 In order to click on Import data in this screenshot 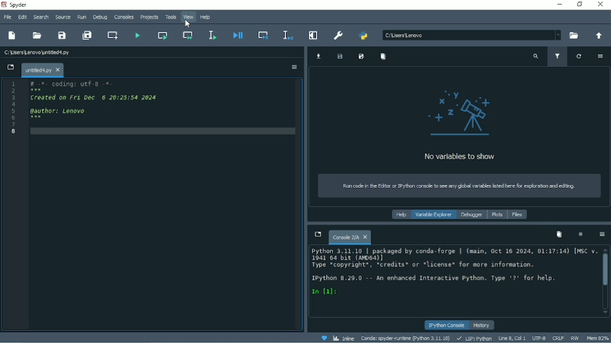, I will do `click(320, 56)`.